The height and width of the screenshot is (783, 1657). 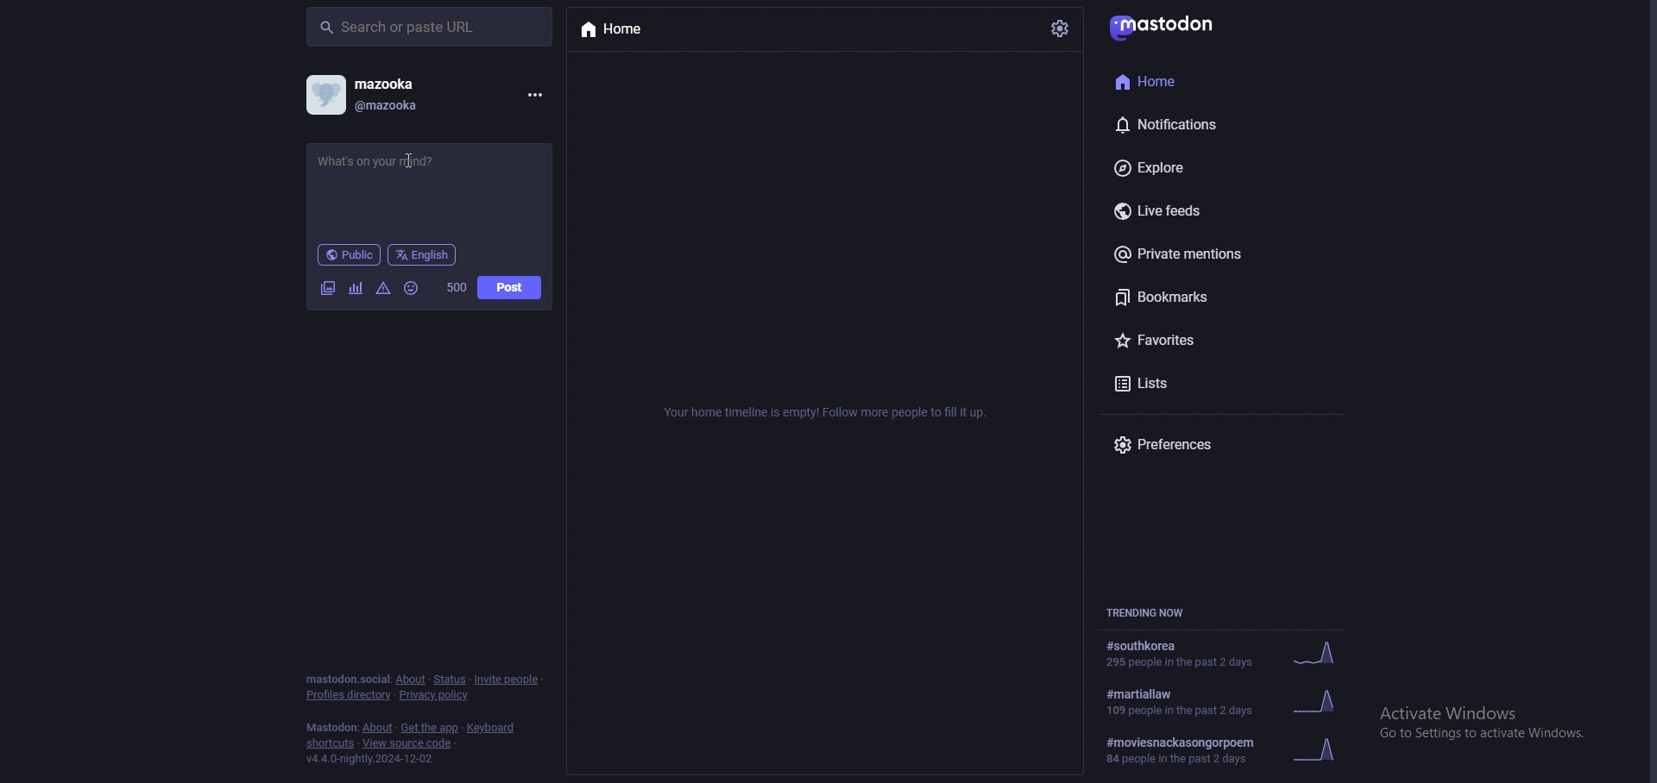 What do you see at coordinates (371, 93) in the screenshot?
I see `profile` at bounding box center [371, 93].